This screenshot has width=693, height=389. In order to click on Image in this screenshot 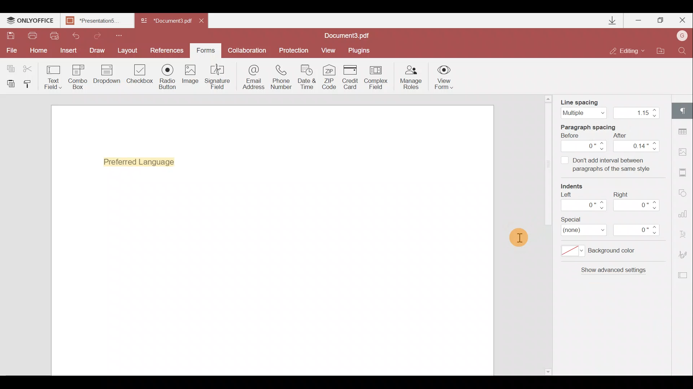, I will do `click(191, 77)`.